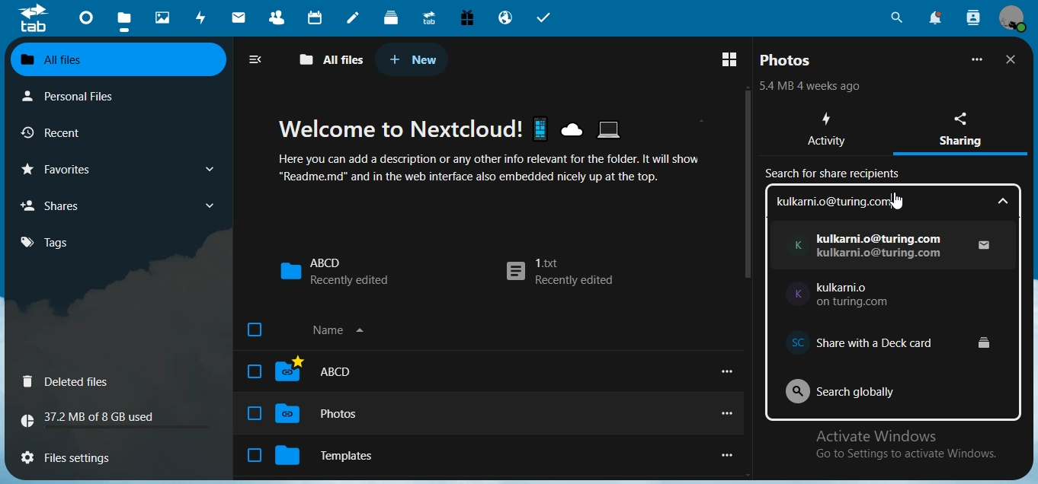 Image resolution: width=1038 pixels, height=484 pixels. I want to click on favourites, so click(116, 169).